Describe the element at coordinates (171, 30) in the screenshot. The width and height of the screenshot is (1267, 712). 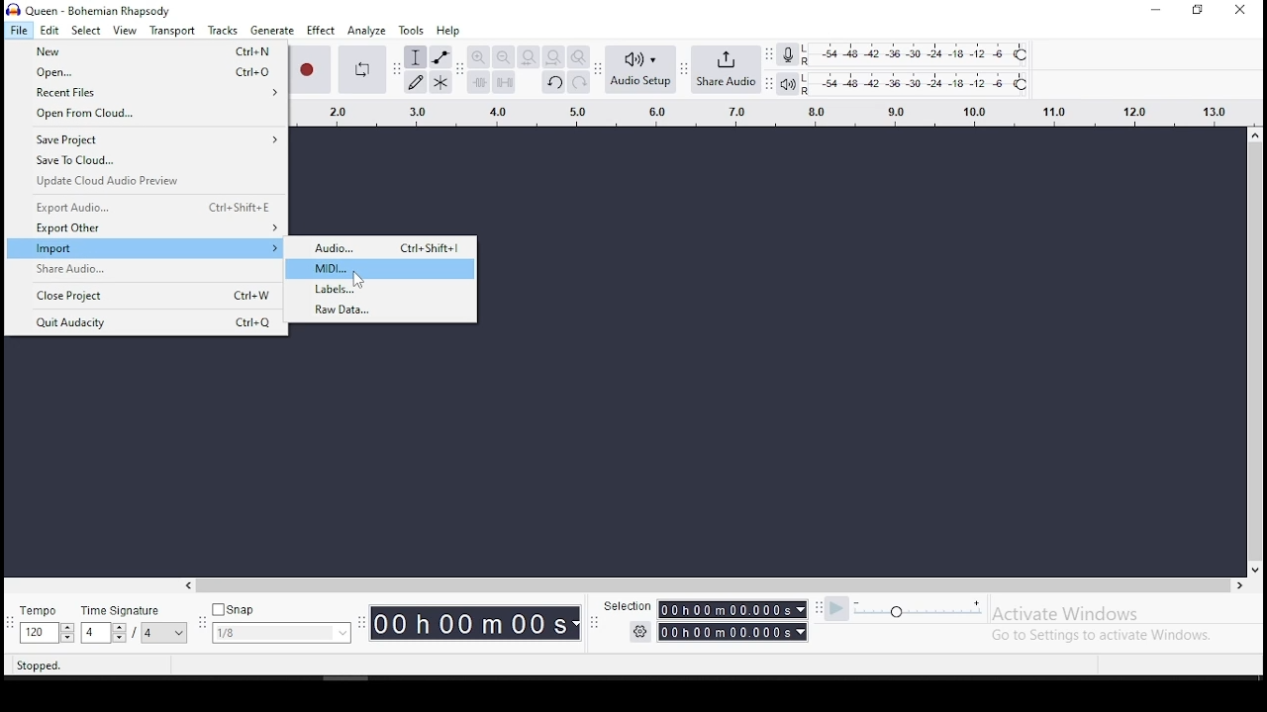
I see `transport` at that location.